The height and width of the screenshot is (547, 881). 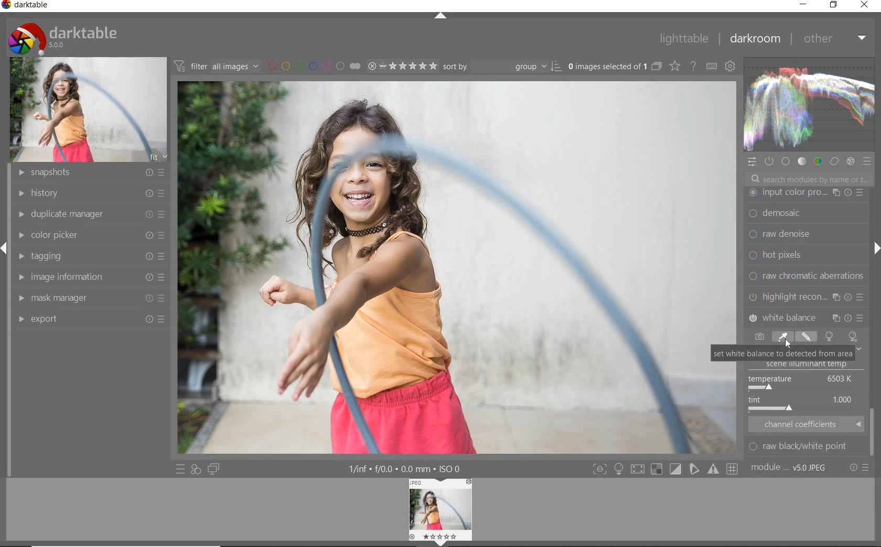 What do you see at coordinates (658, 470) in the screenshot?
I see `toggle mode ` at bounding box center [658, 470].